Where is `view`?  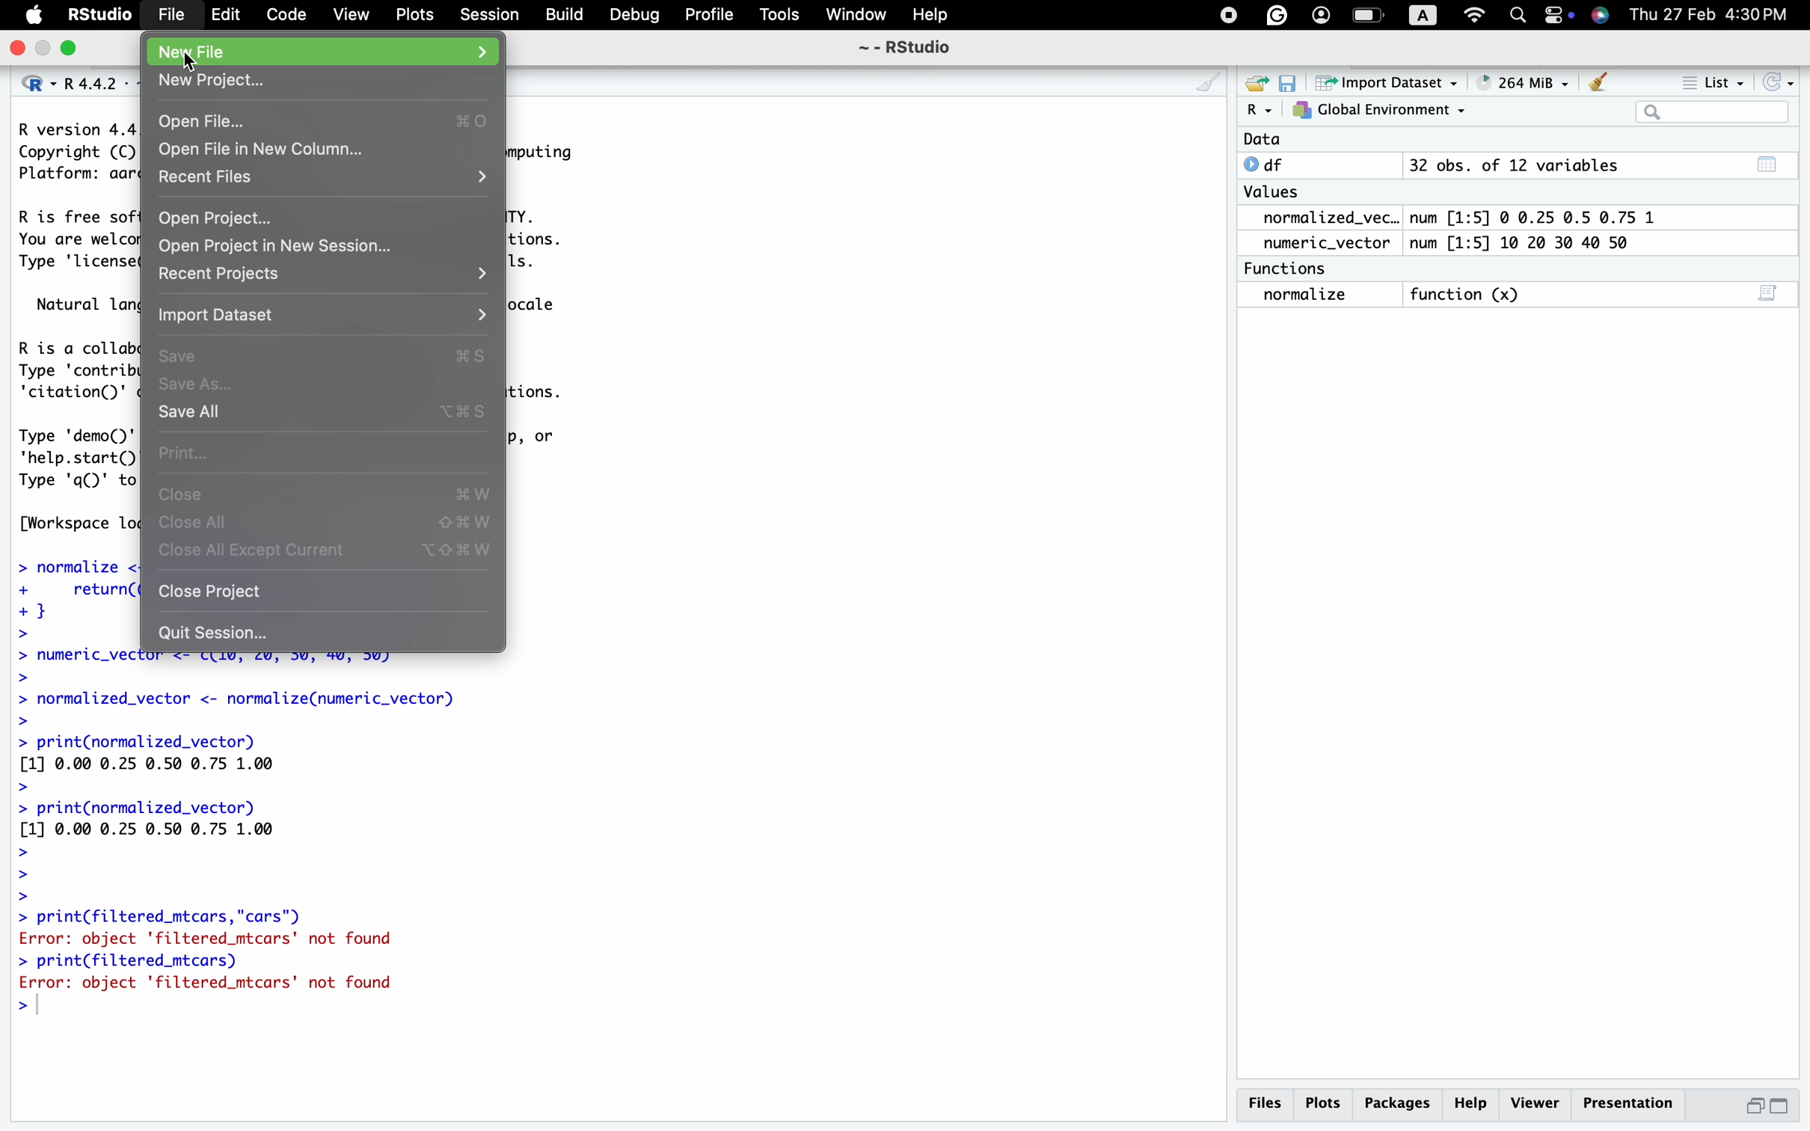
view is located at coordinates (350, 16).